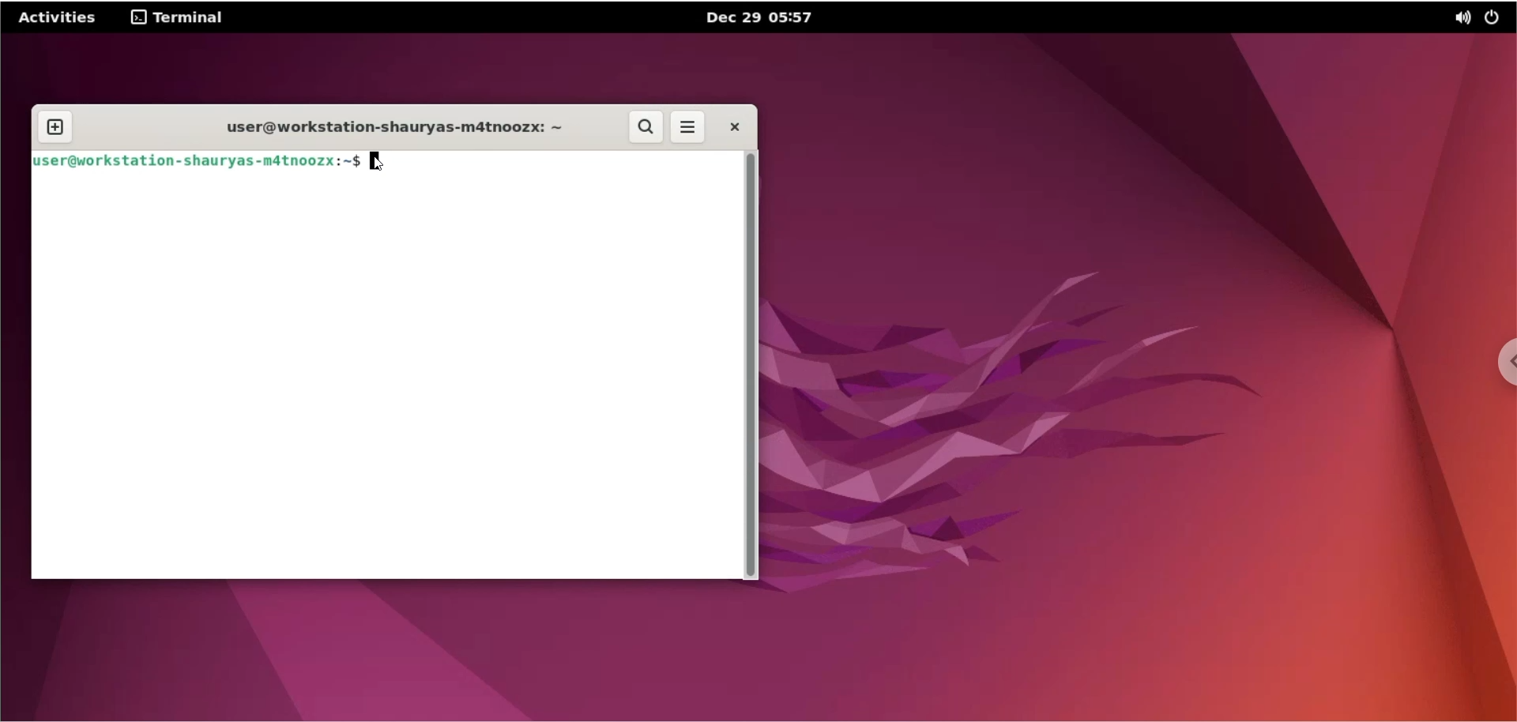  Describe the element at coordinates (733, 127) in the screenshot. I see `close` at that location.